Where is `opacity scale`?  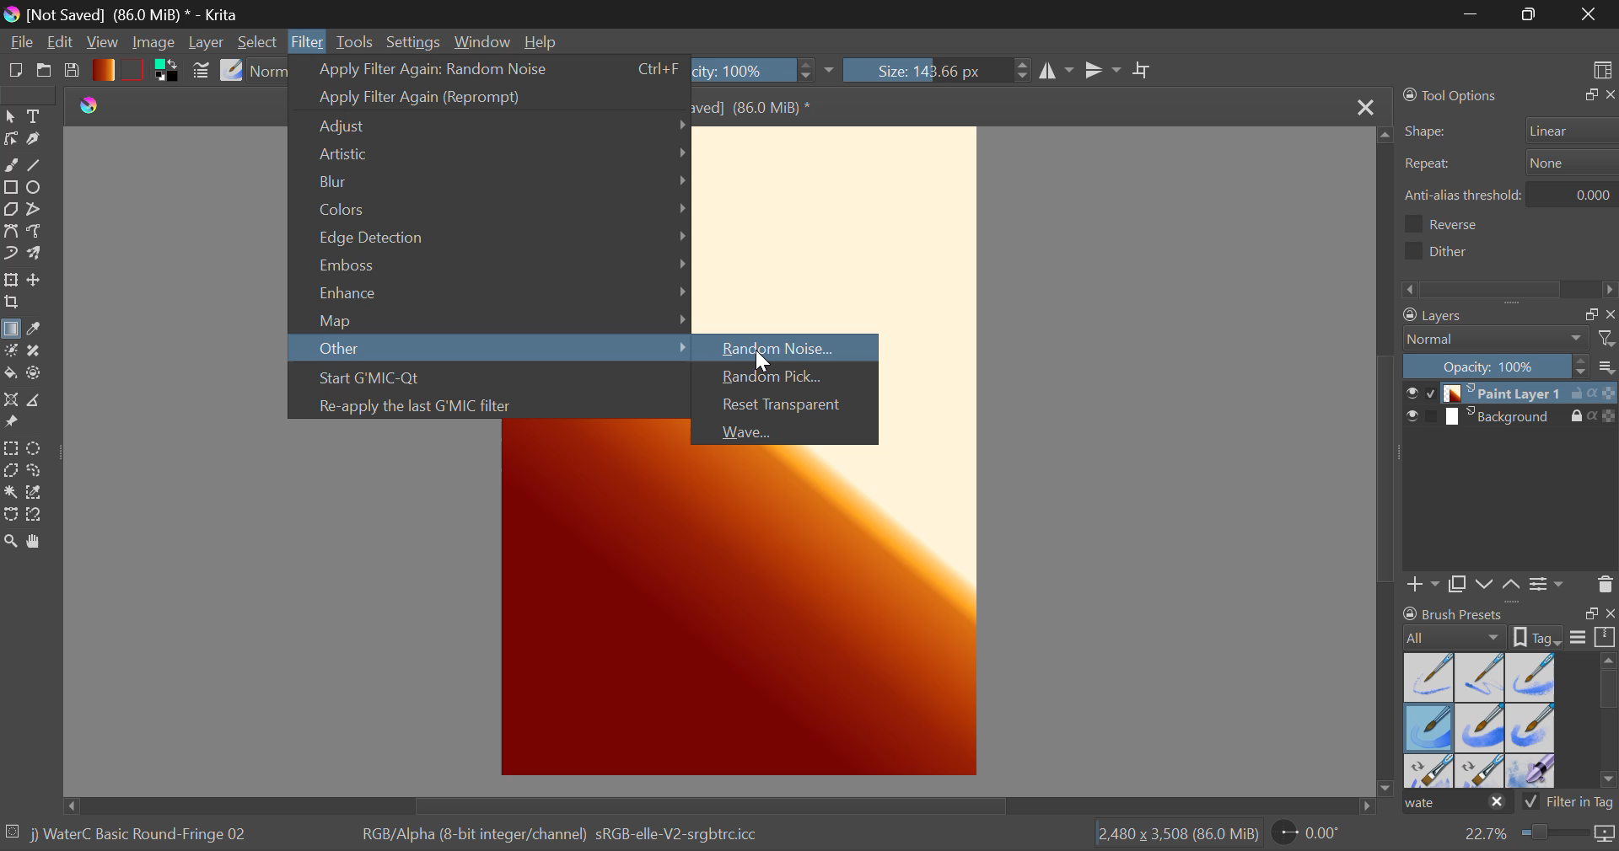 opacity scale is located at coordinates (1496, 366).